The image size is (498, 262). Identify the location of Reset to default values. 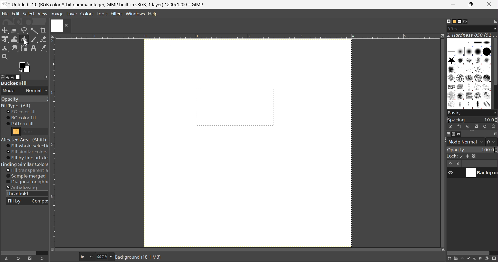
(42, 258).